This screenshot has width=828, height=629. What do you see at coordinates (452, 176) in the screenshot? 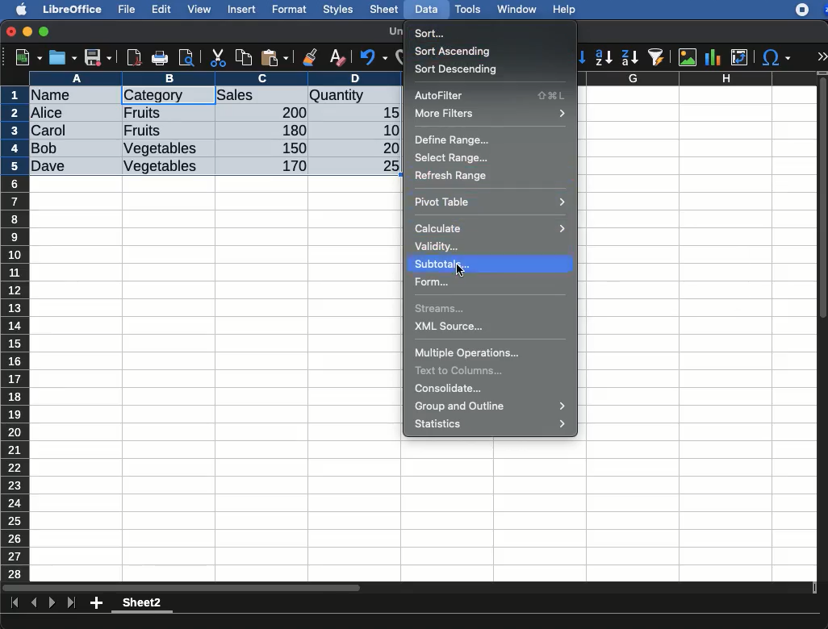
I see `refresh range` at bounding box center [452, 176].